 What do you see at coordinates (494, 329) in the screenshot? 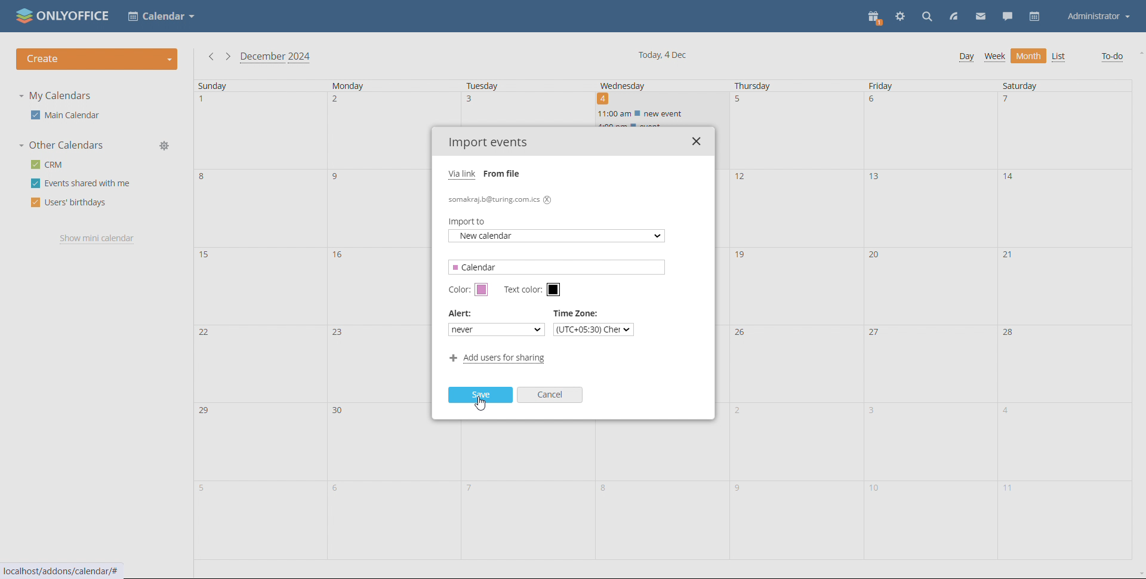
I see `alert type` at bounding box center [494, 329].